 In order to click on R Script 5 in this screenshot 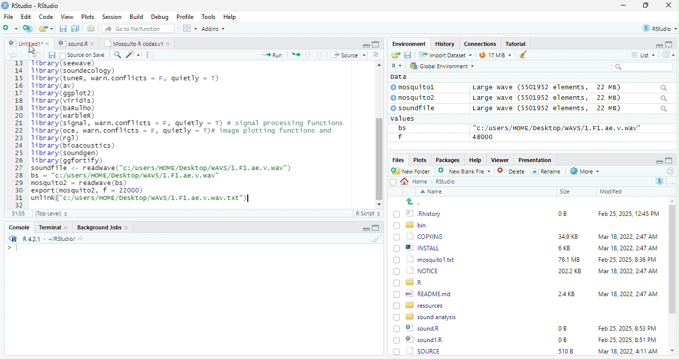, I will do `click(368, 213)`.